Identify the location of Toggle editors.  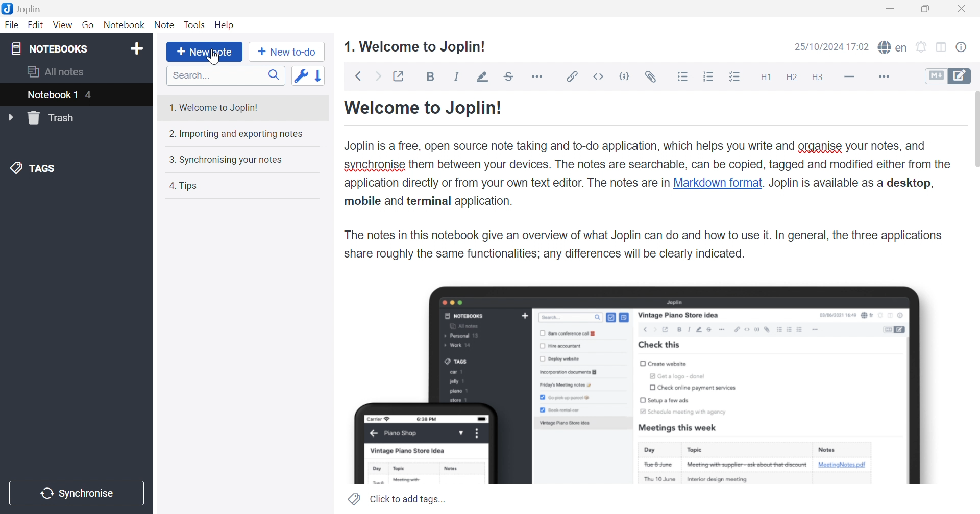
(949, 76).